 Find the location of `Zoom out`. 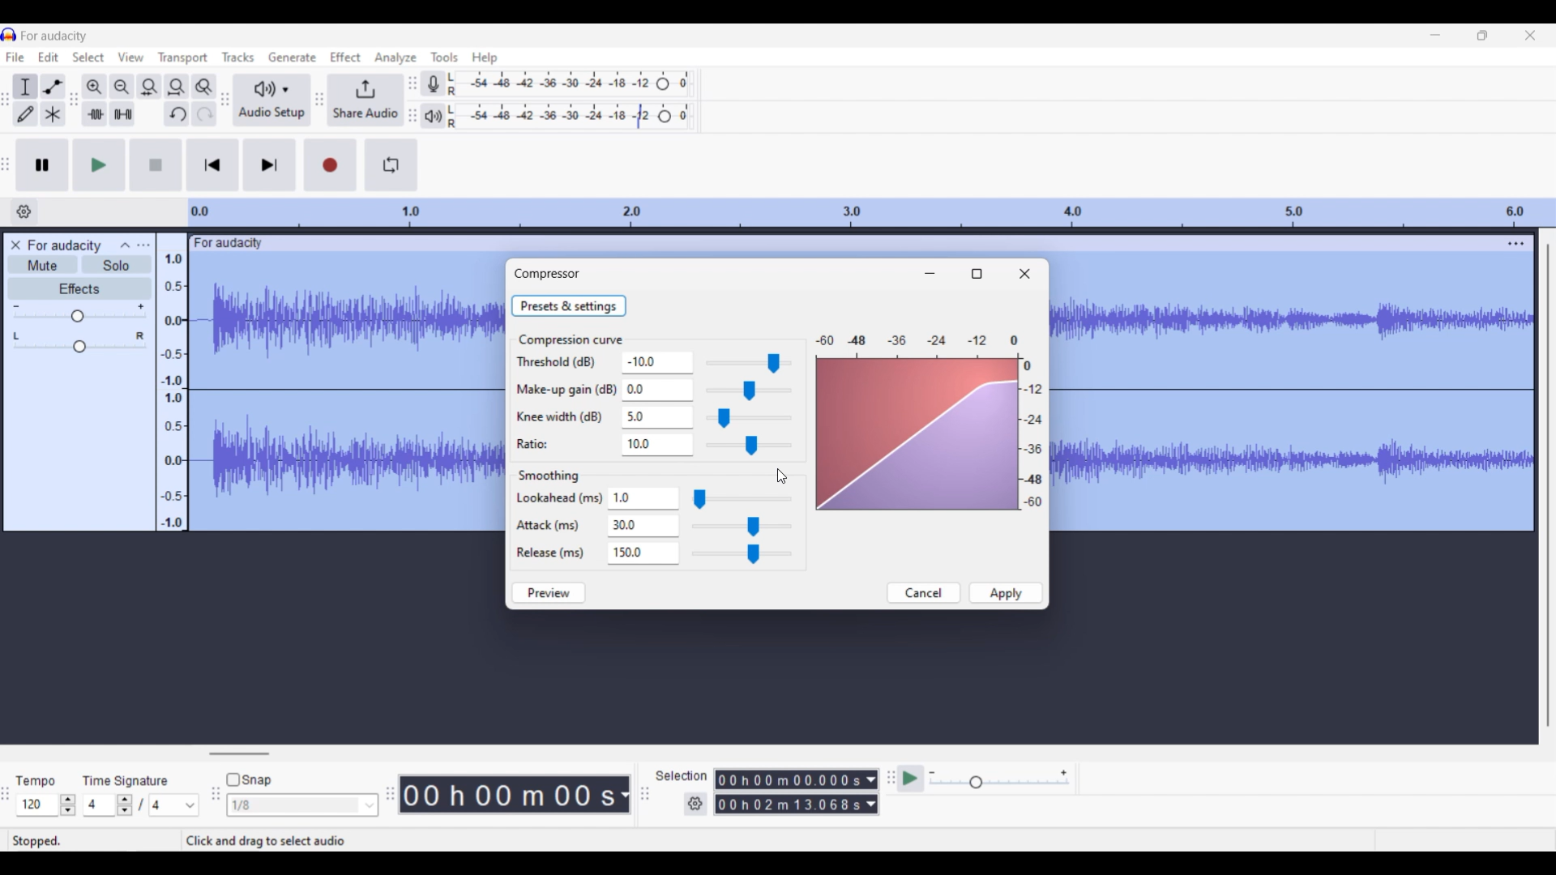

Zoom out is located at coordinates (123, 87).